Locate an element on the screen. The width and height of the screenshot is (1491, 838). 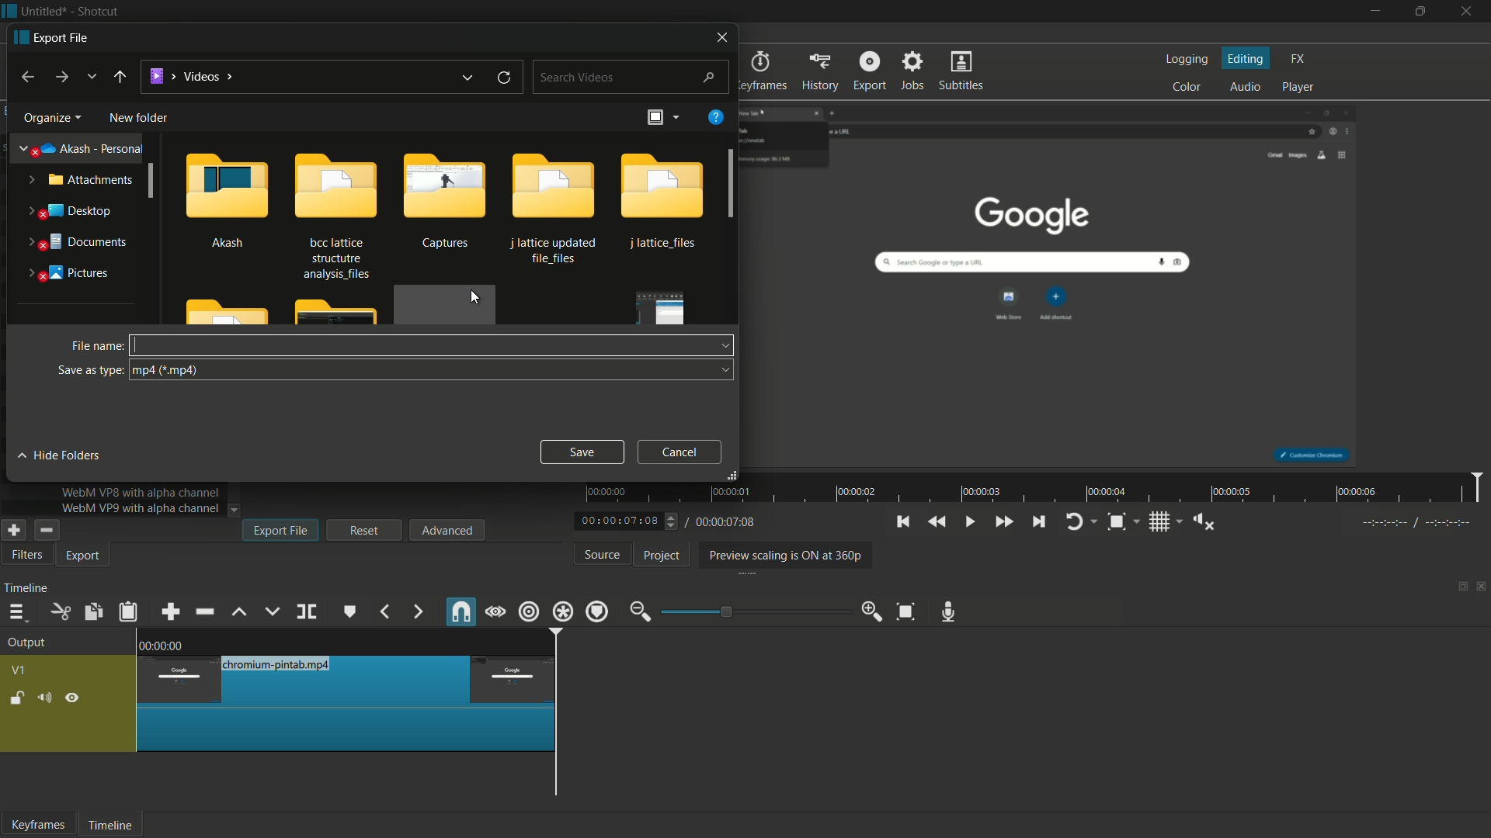
folder-4 is located at coordinates (556, 209).